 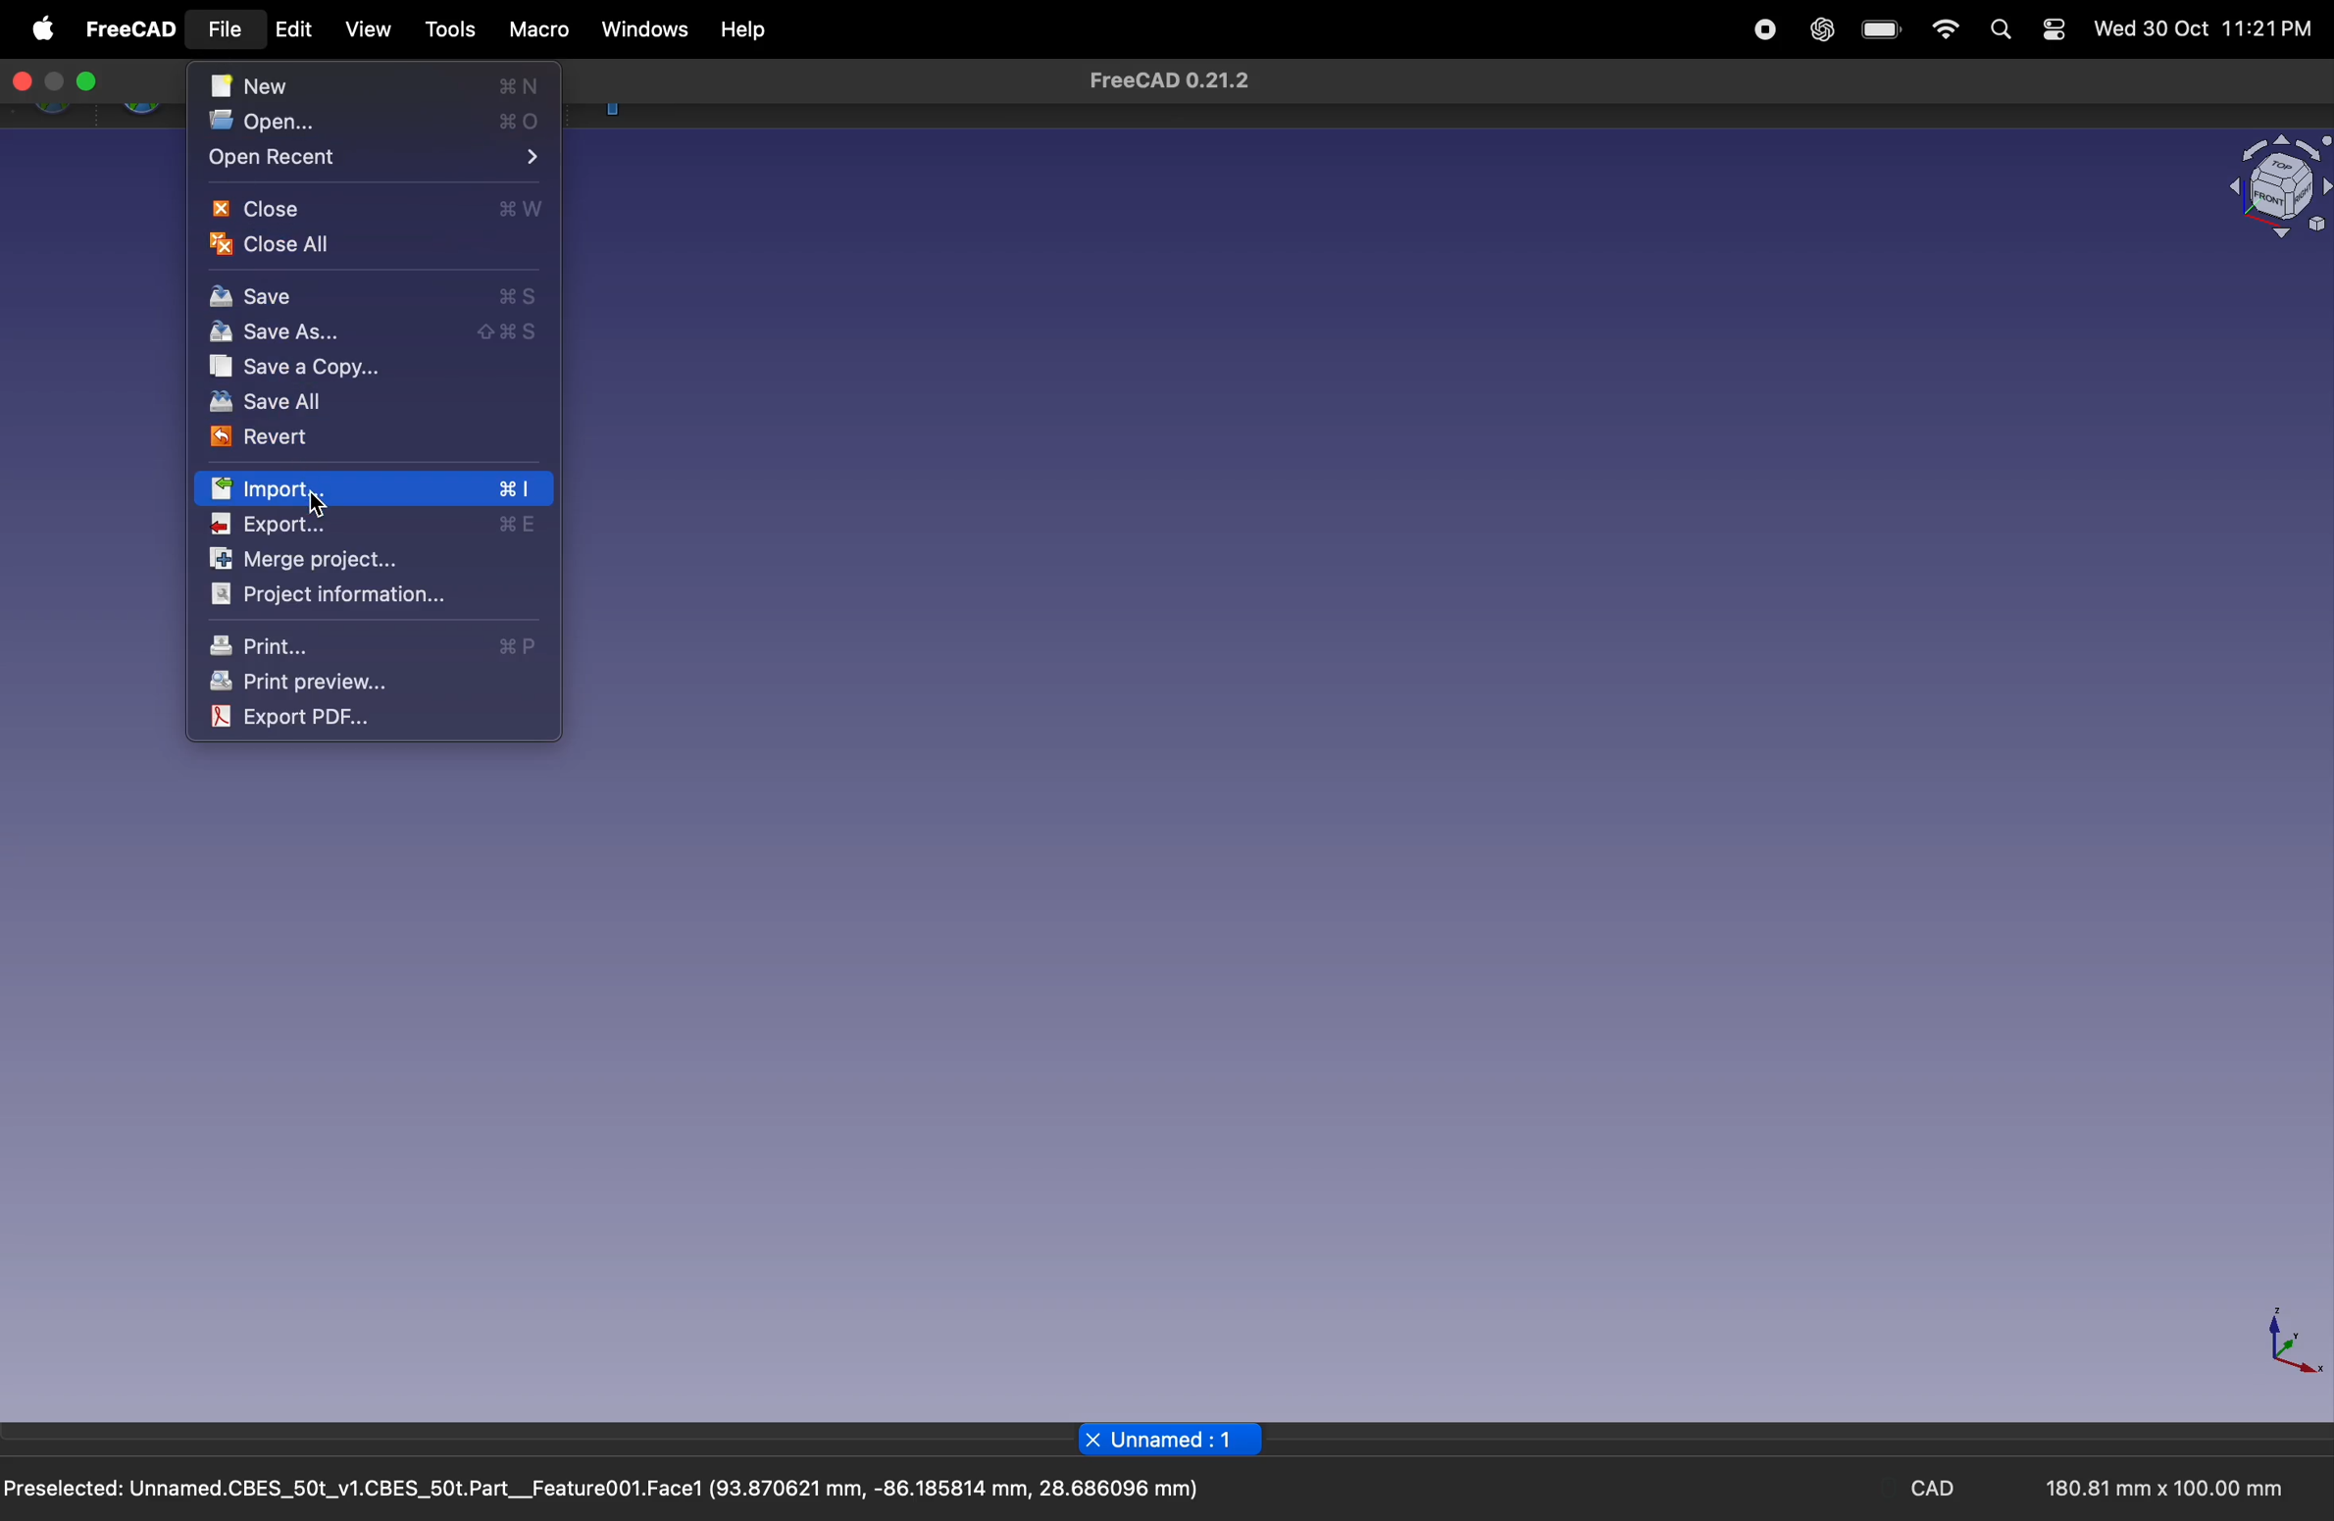 What do you see at coordinates (1879, 31) in the screenshot?
I see `battery` at bounding box center [1879, 31].